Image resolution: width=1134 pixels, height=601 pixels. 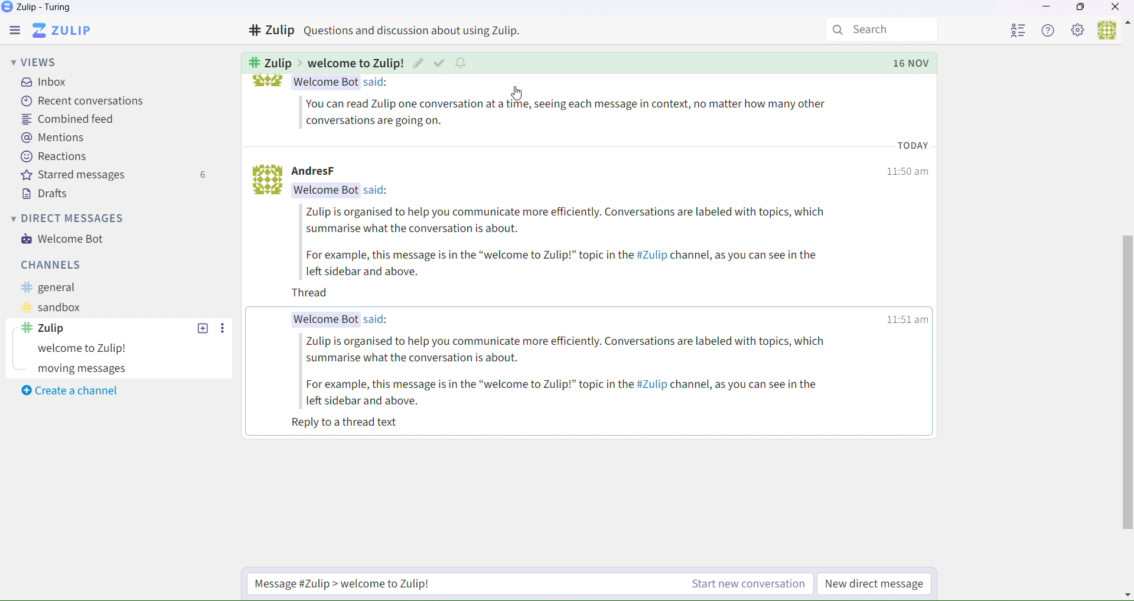 I want to click on , so click(x=203, y=328).